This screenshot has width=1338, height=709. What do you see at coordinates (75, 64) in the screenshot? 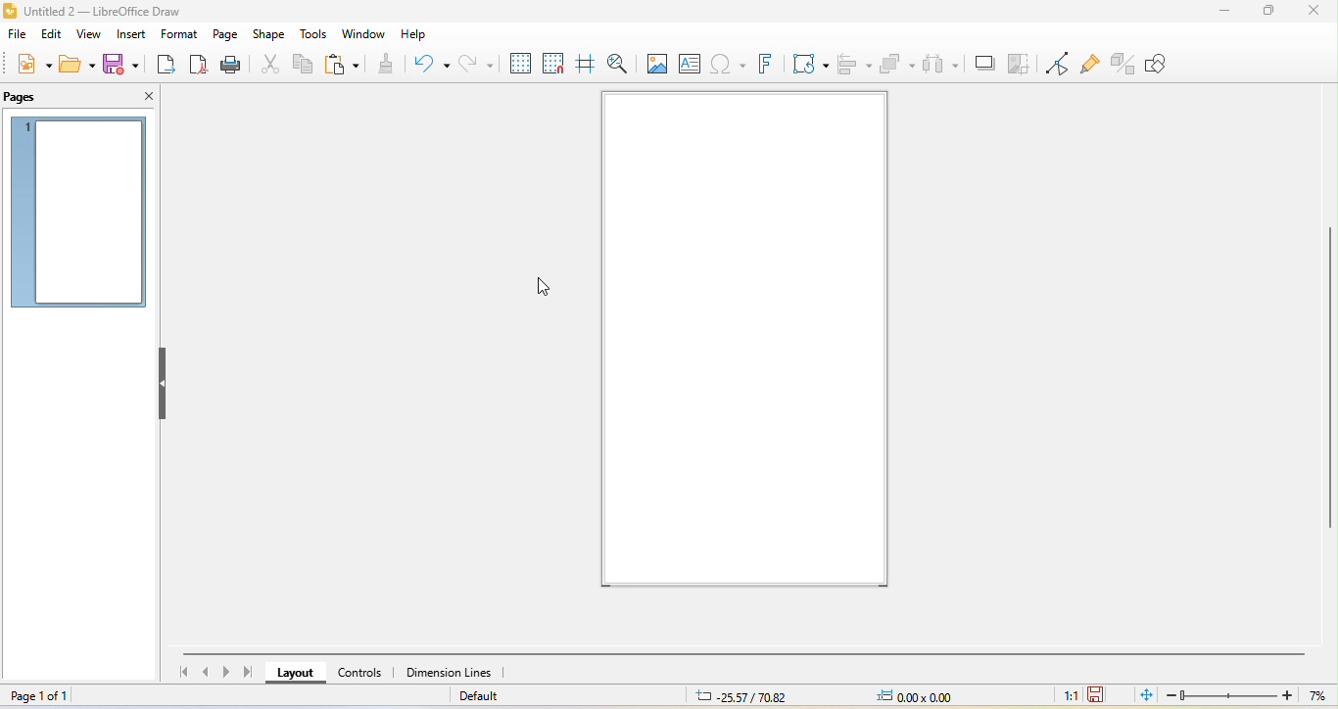
I see `open` at bounding box center [75, 64].